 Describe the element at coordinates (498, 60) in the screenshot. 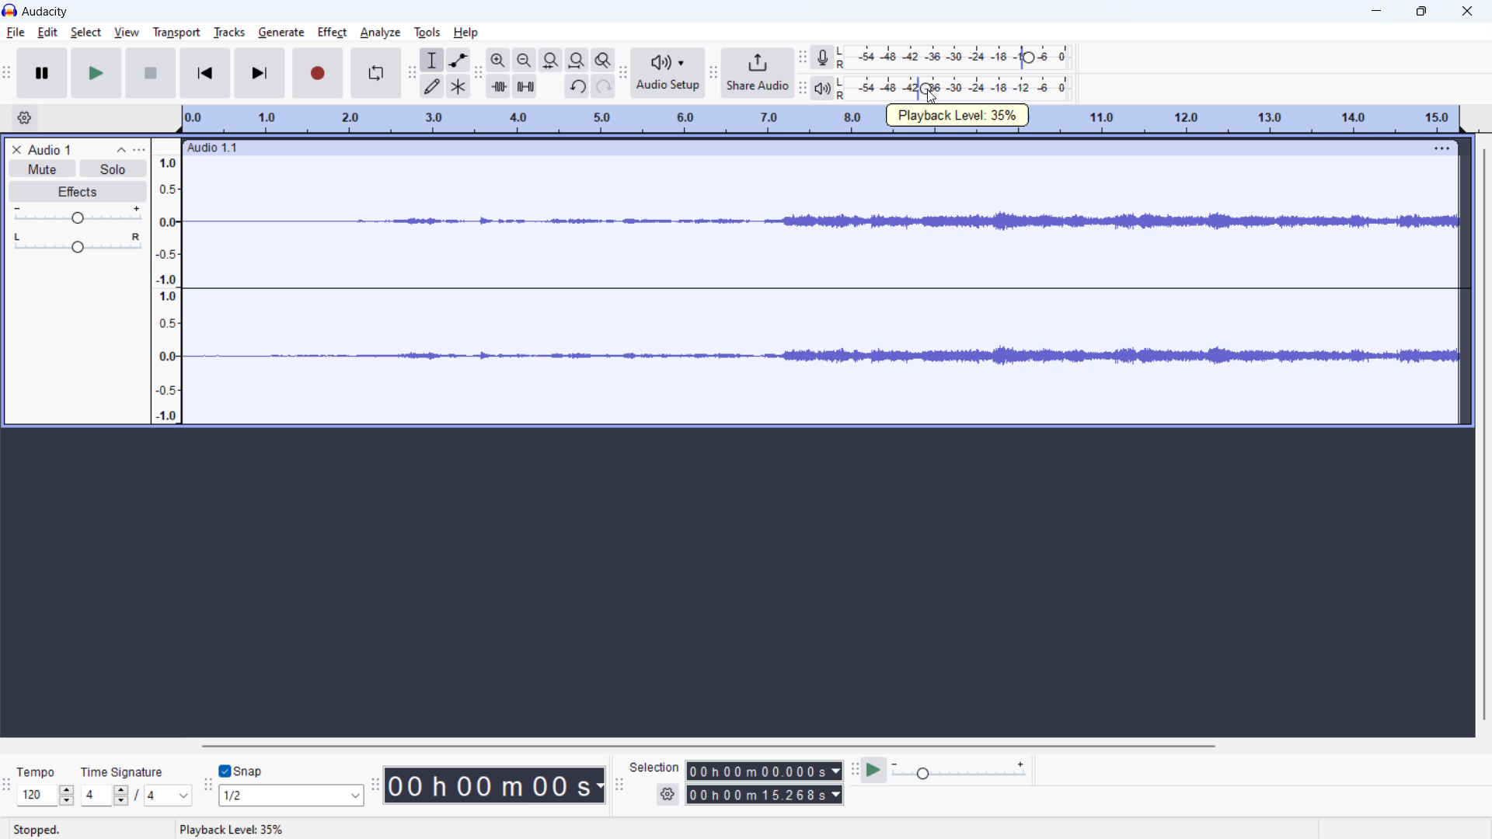

I see `zoom in` at that location.